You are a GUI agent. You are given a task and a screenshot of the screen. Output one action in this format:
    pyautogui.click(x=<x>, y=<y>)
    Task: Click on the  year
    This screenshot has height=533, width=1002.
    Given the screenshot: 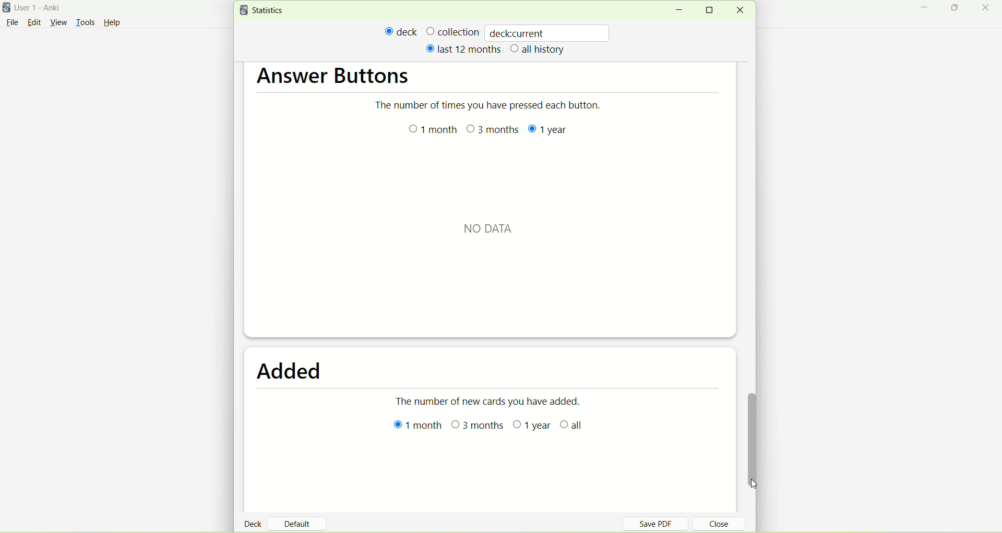 What is the action you would take?
    pyautogui.click(x=528, y=427)
    